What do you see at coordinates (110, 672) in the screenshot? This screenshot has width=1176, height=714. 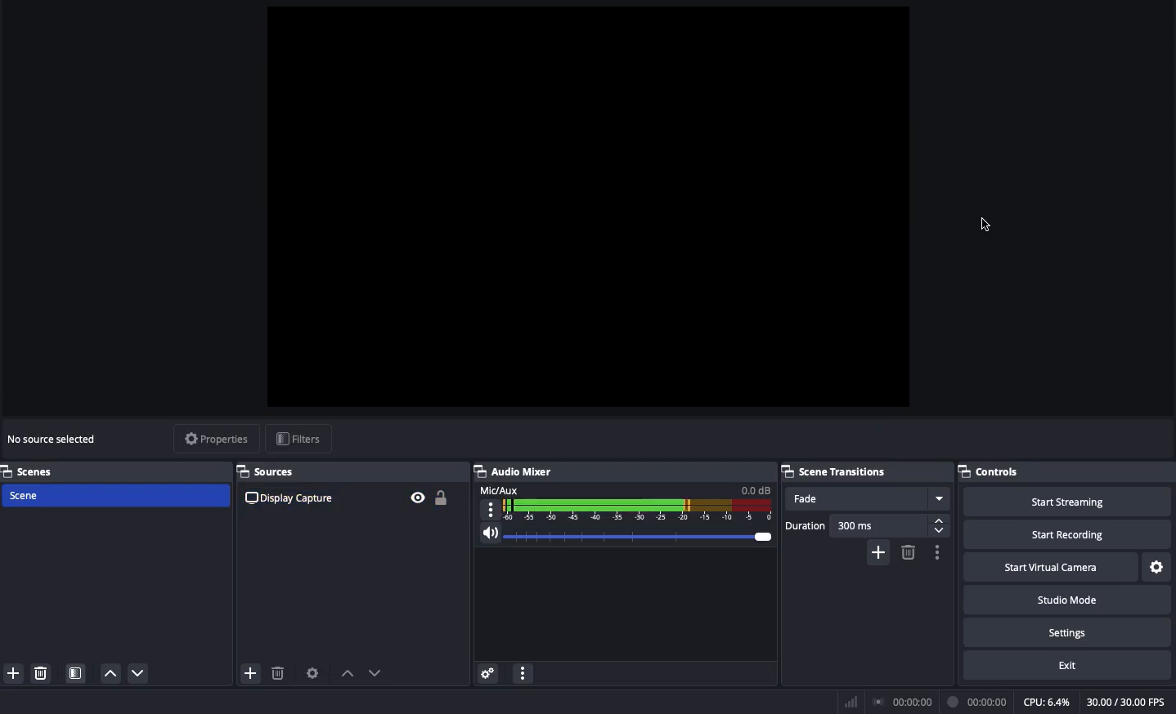 I see `Move up` at bounding box center [110, 672].